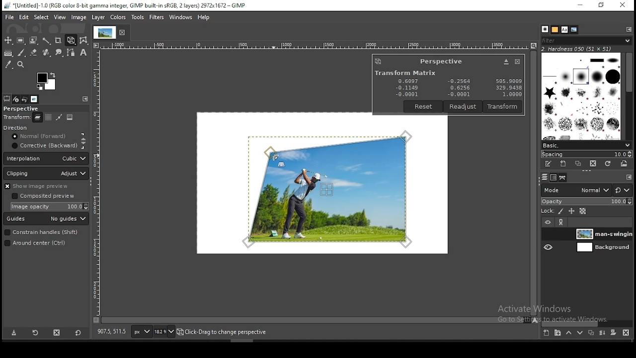 The image size is (636, 358). I want to click on edit this brush, so click(549, 166).